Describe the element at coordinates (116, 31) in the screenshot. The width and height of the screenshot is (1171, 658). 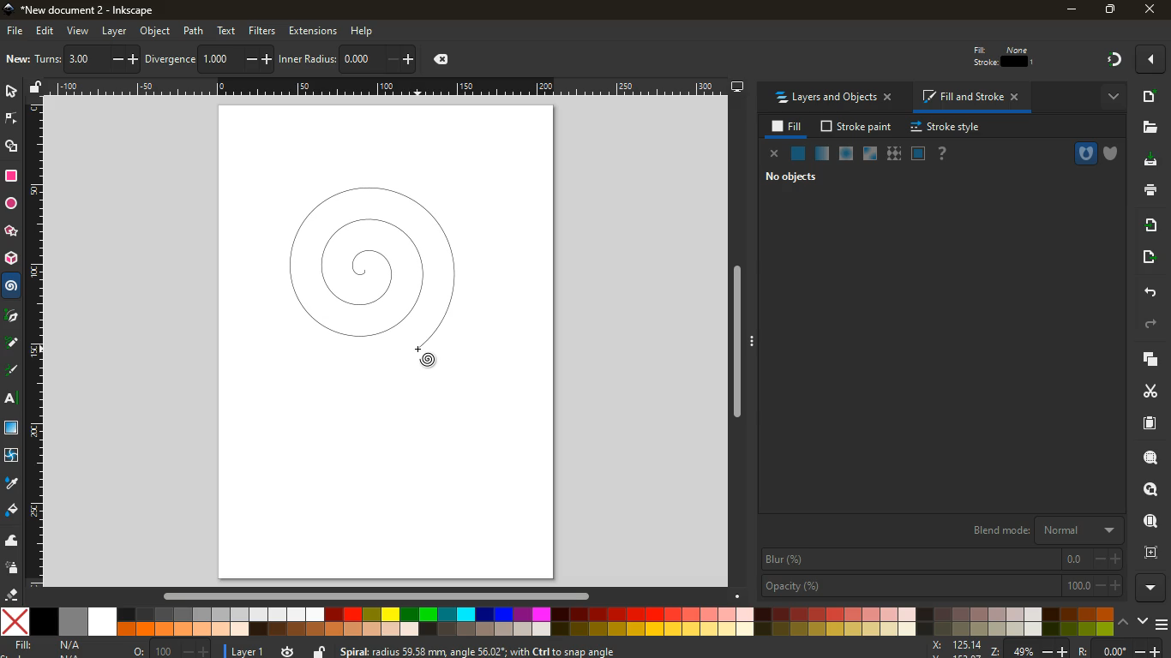
I see `layer` at that location.